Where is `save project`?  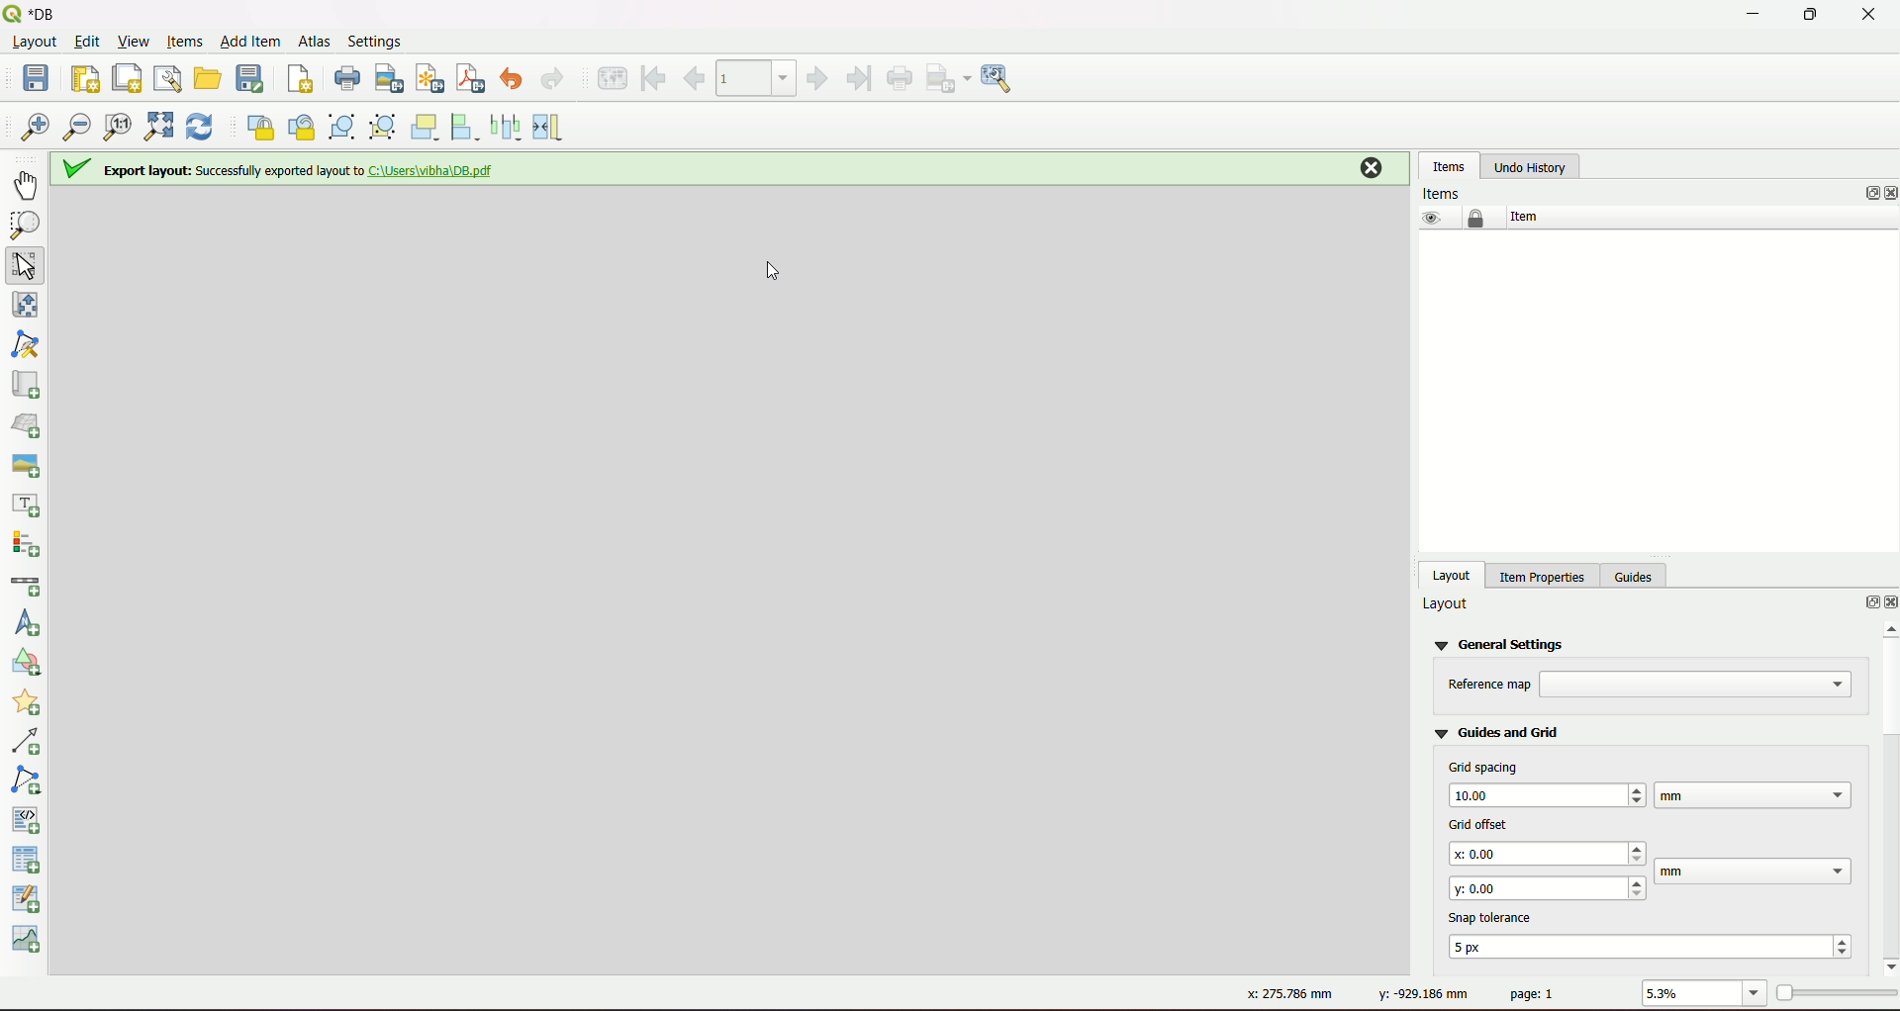
save project is located at coordinates (40, 80).